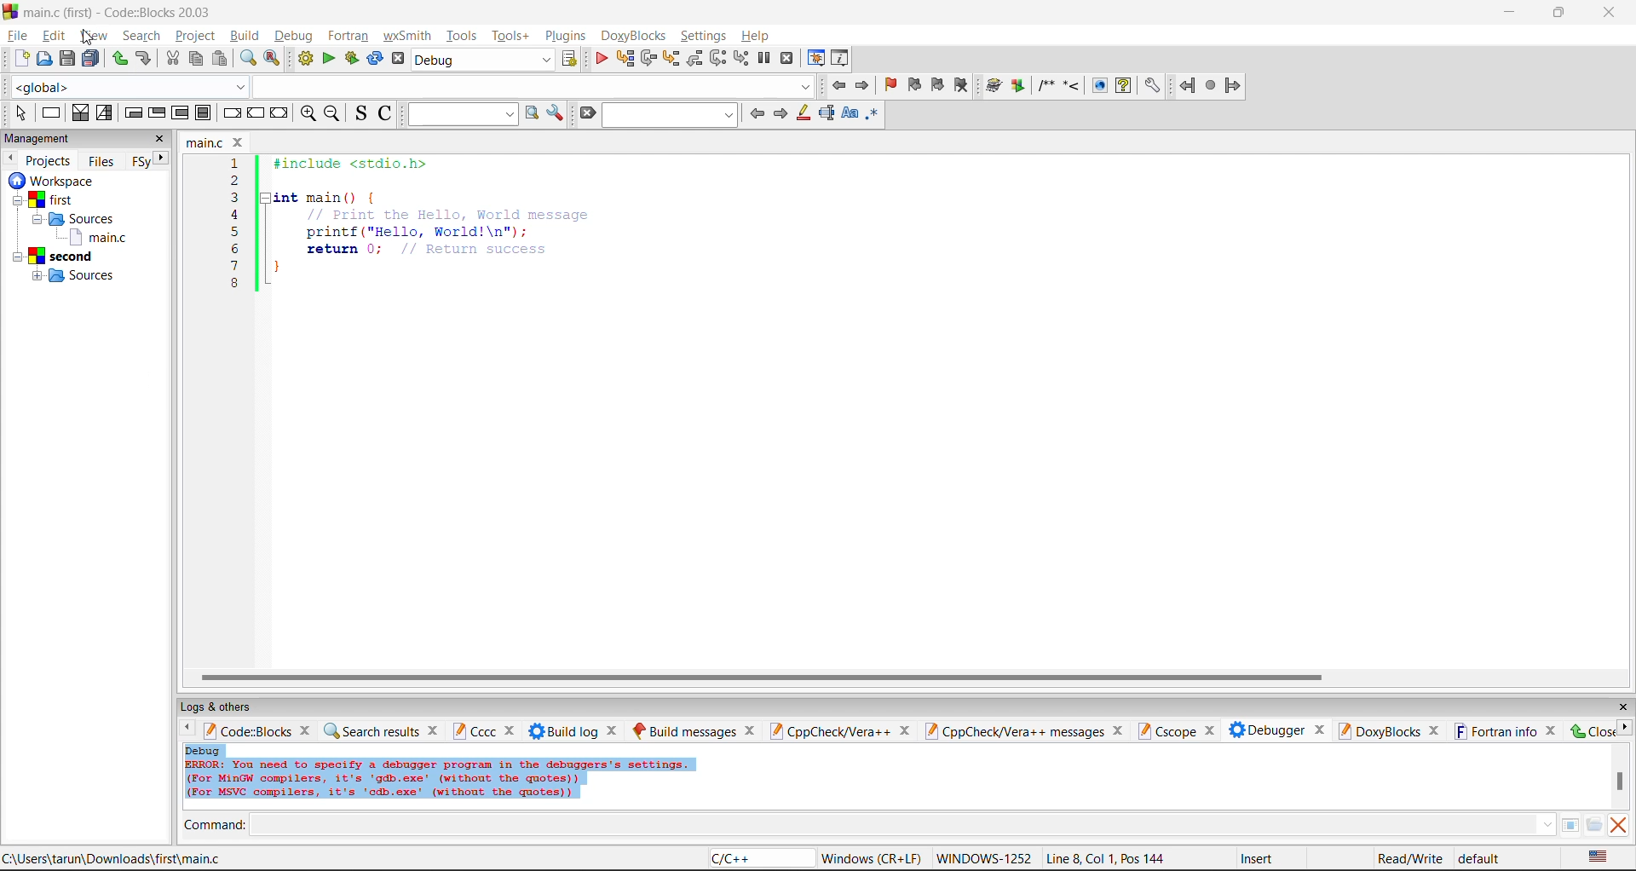 The height and width of the screenshot is (871, 1636). I want to click on debug/continue, so click(600, 61).